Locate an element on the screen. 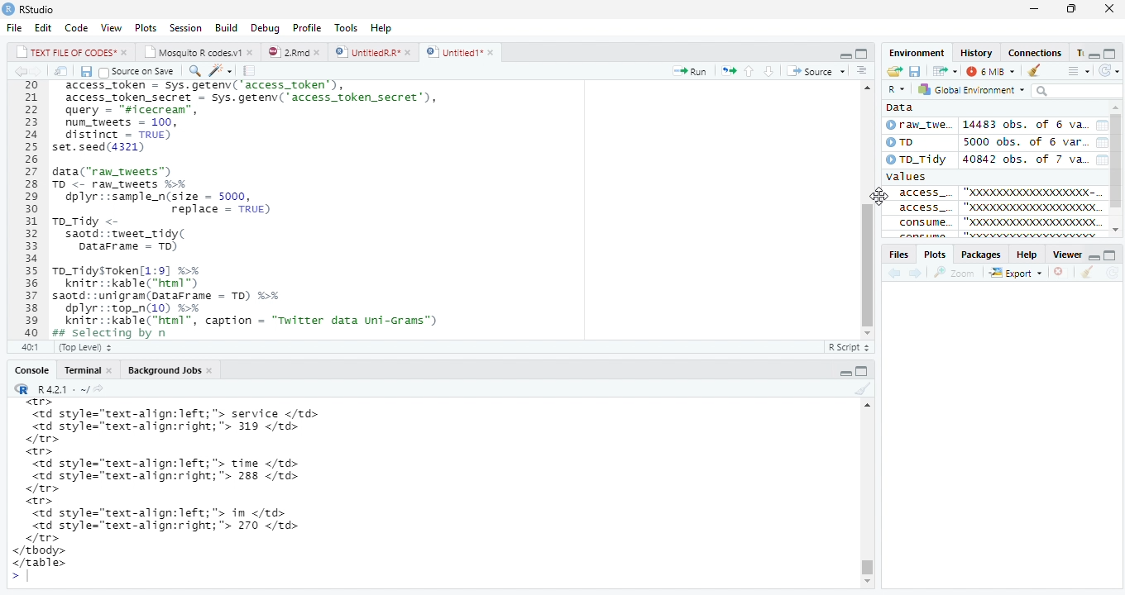  show document outline is located at coordinates (865, 69).